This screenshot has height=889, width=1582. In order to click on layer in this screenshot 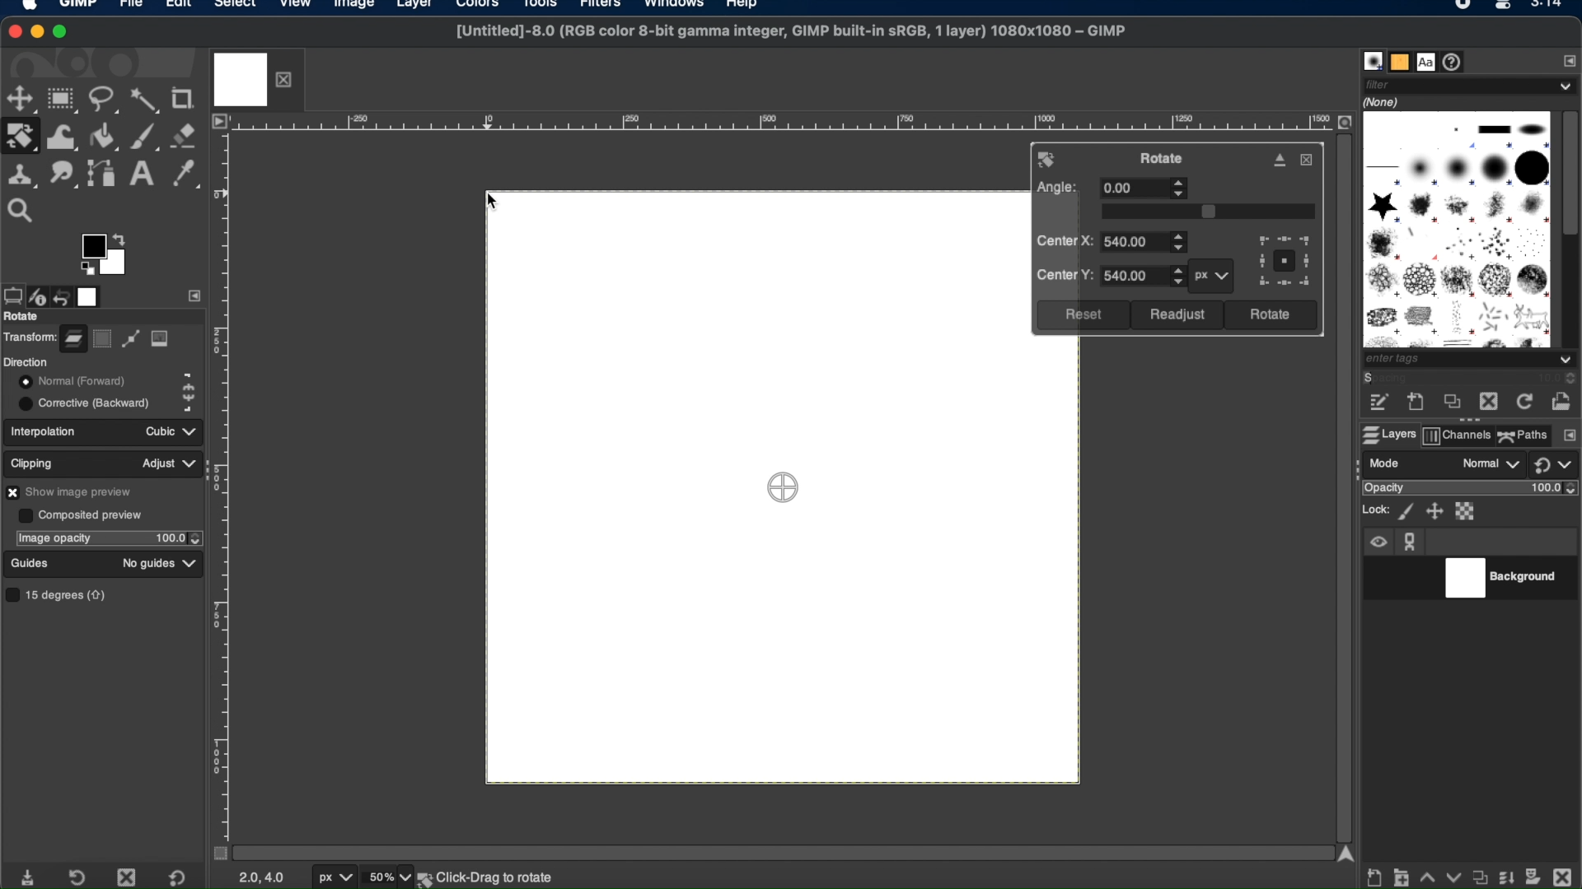, I will do `click(412, 7)`.